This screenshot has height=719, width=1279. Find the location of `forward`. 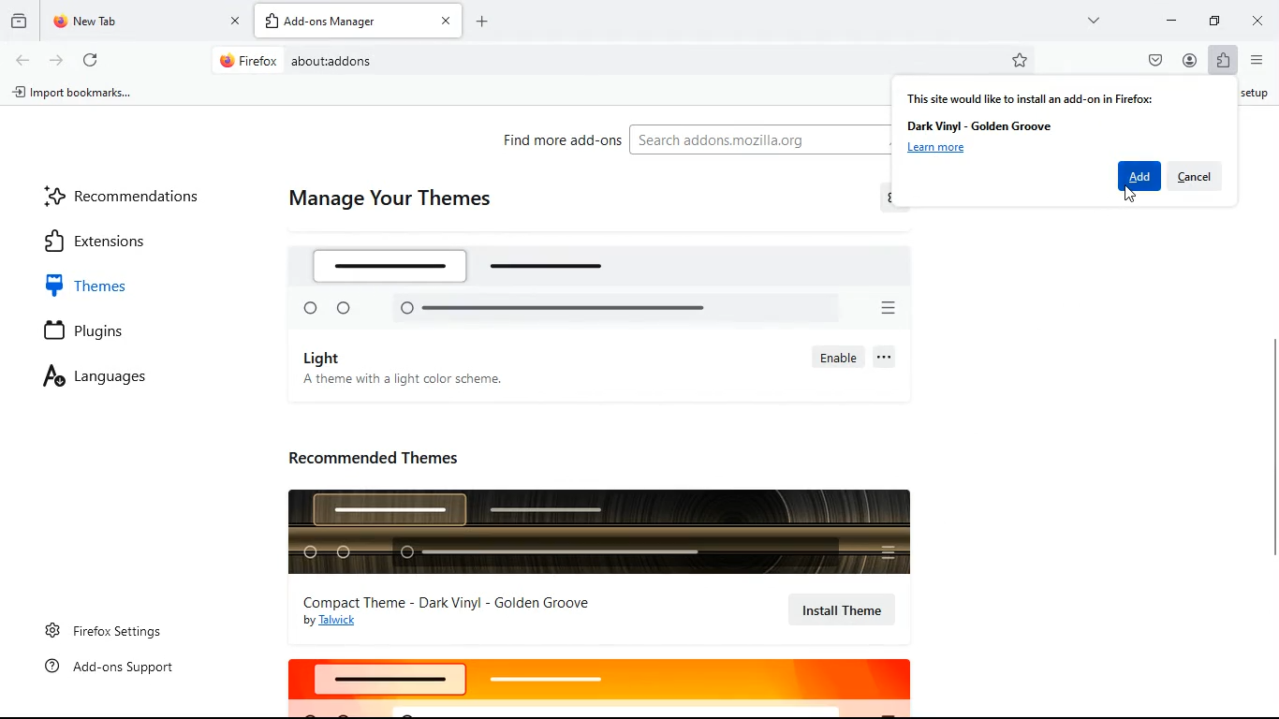

forward is located at coordinates (57, 62).